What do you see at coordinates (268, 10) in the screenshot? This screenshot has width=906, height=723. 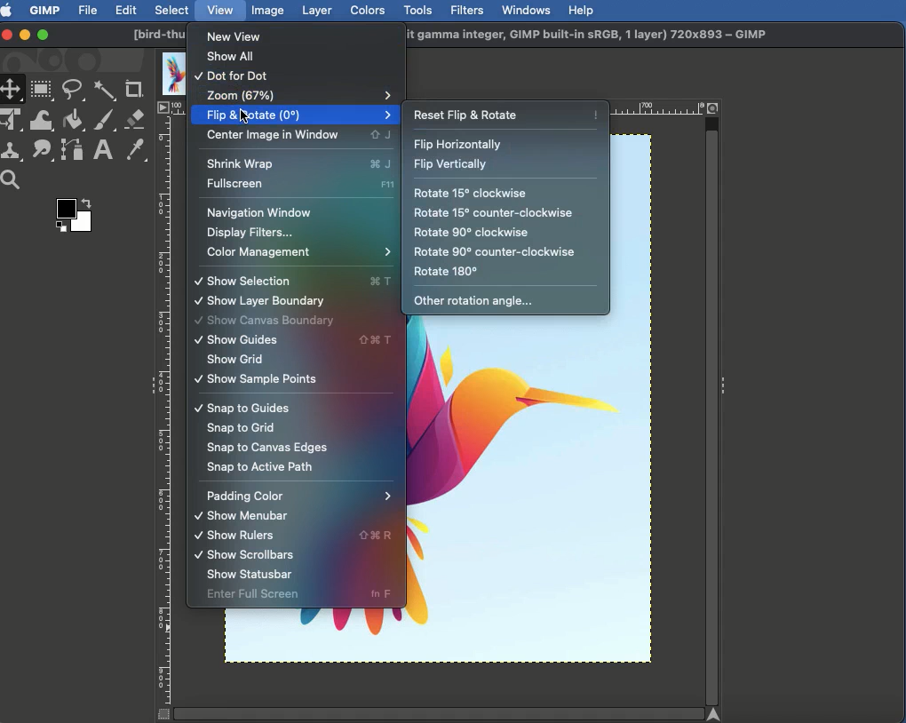 I see `Image` at bounding box center [268, 10].